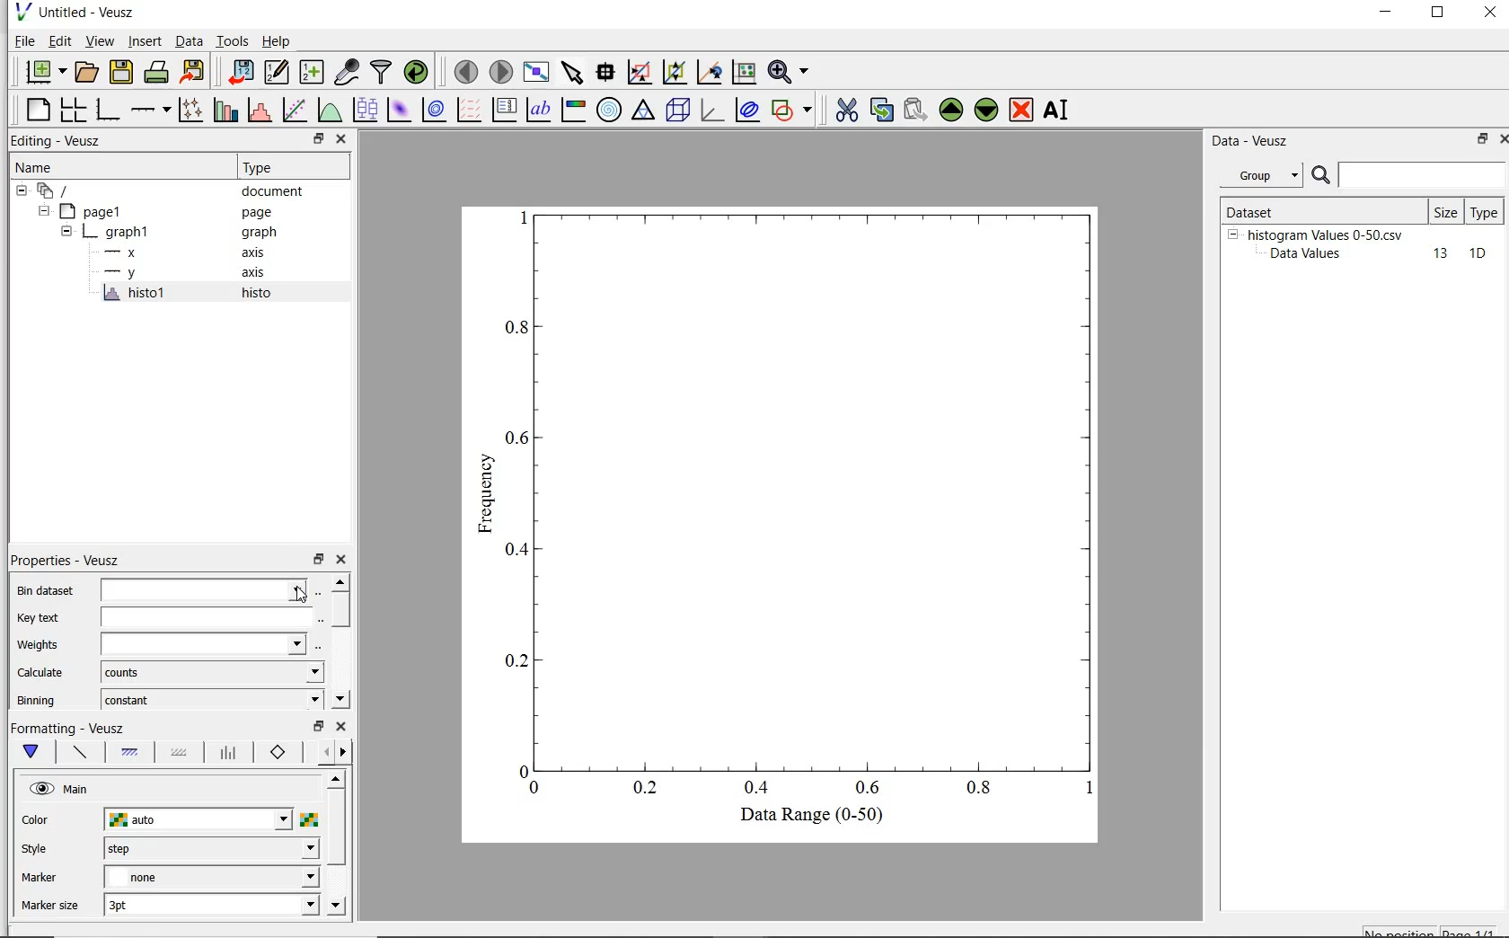 The image size is (1509, 938). I want to click on edit and create new datasets, so click(277, 71).